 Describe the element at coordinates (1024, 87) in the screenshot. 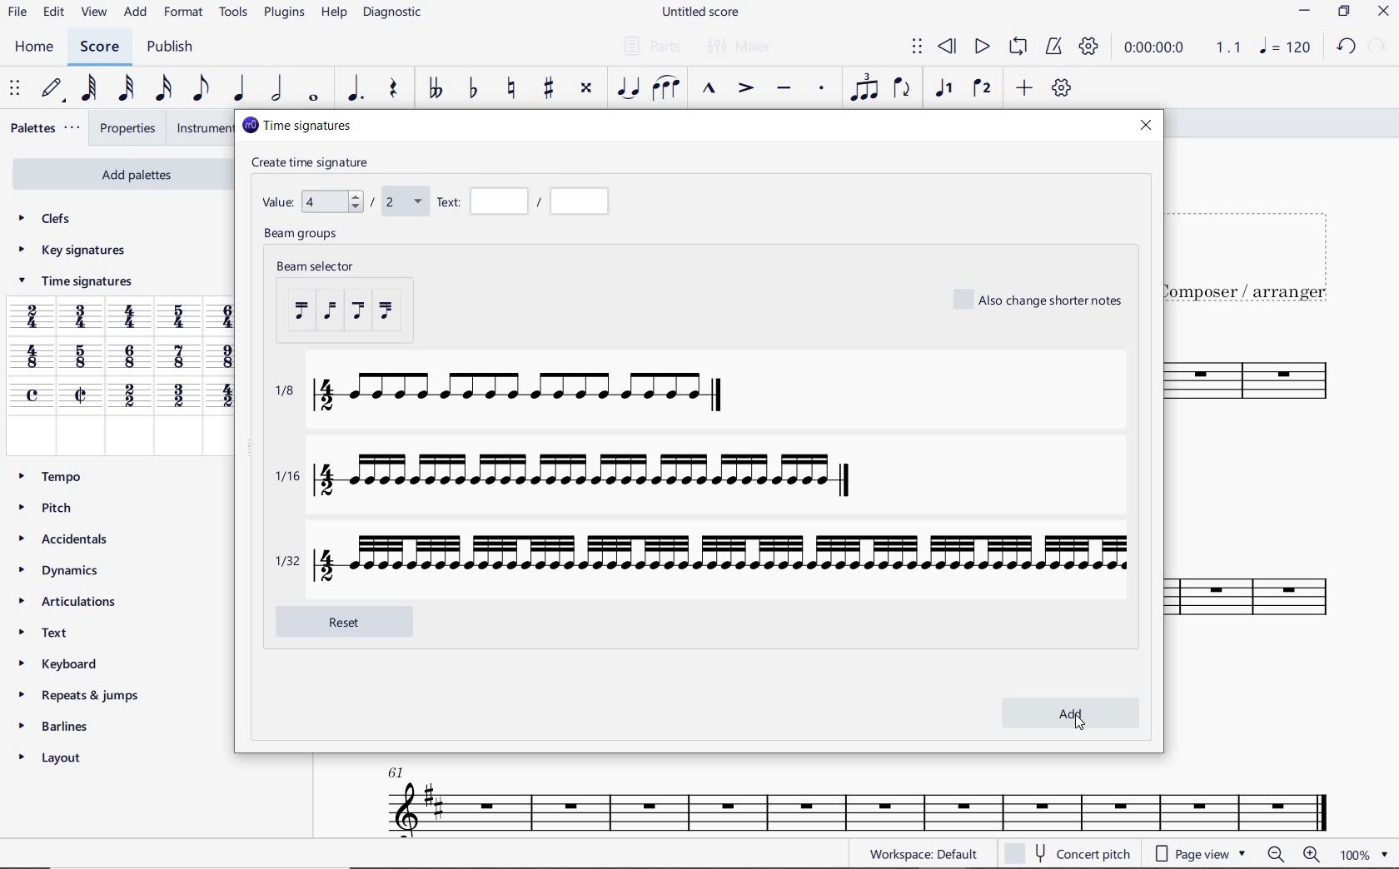

I see `ADD` at that location.